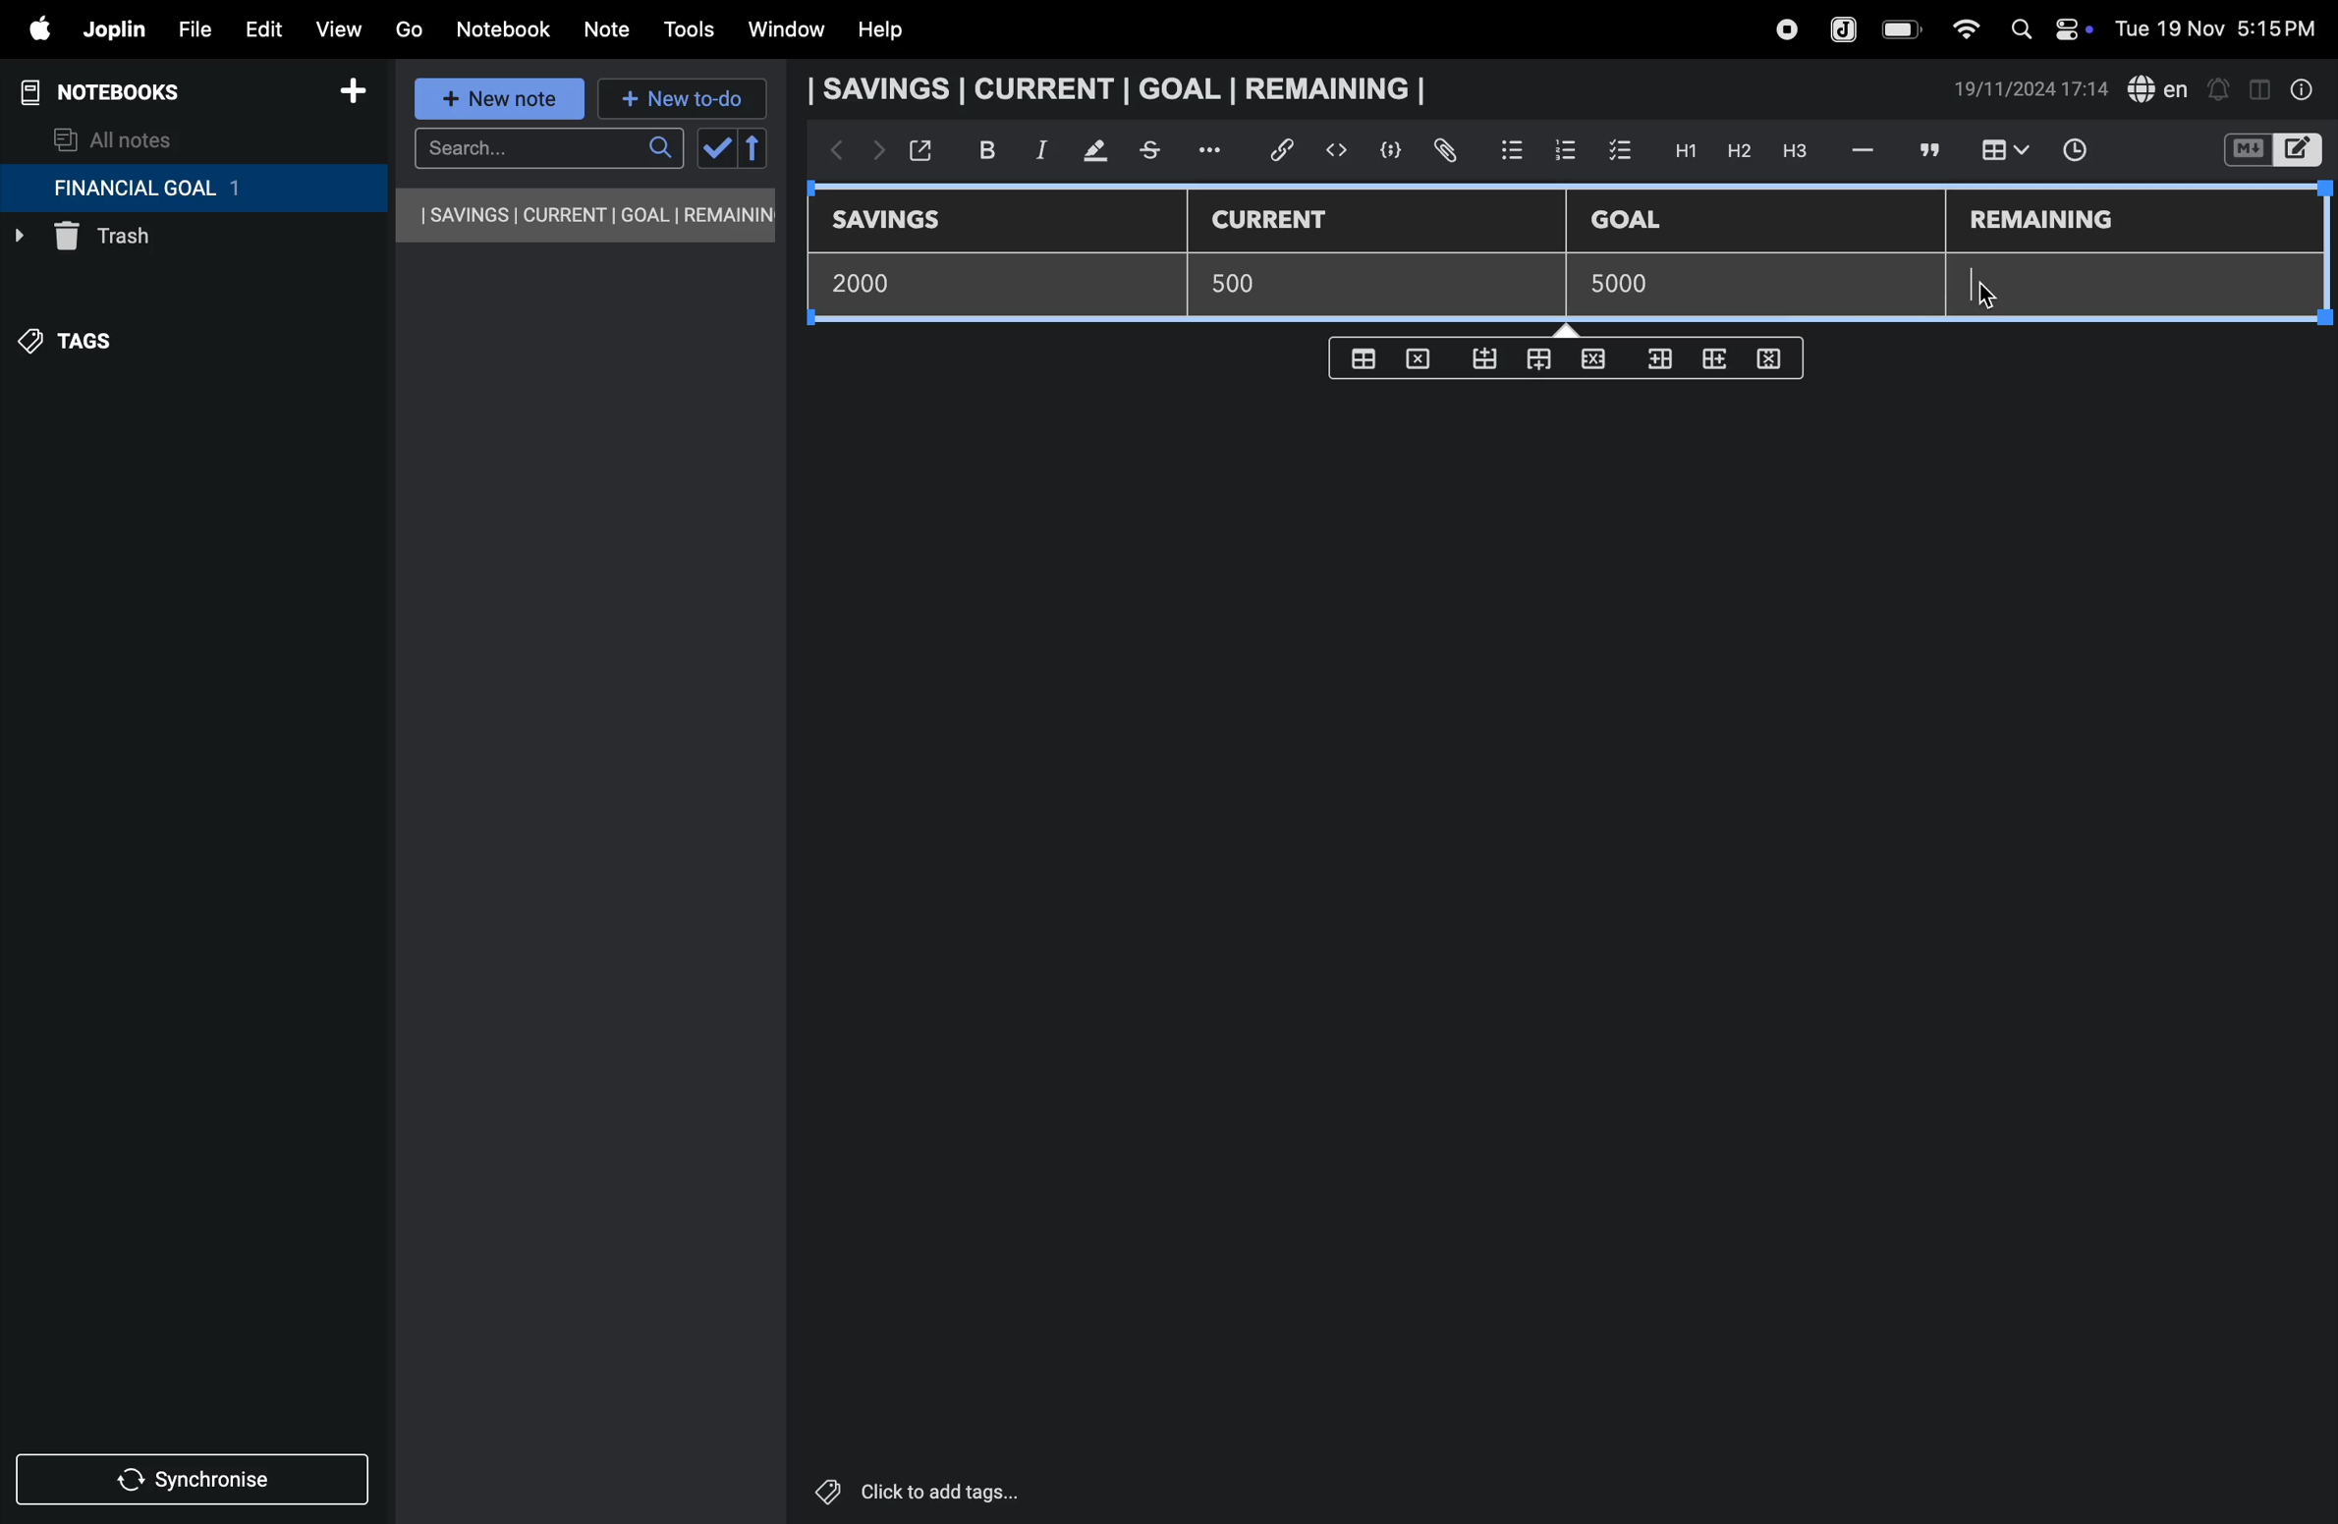 This screenshot has width=2338, height=1524. I want to click on time, so click(2087, 152).